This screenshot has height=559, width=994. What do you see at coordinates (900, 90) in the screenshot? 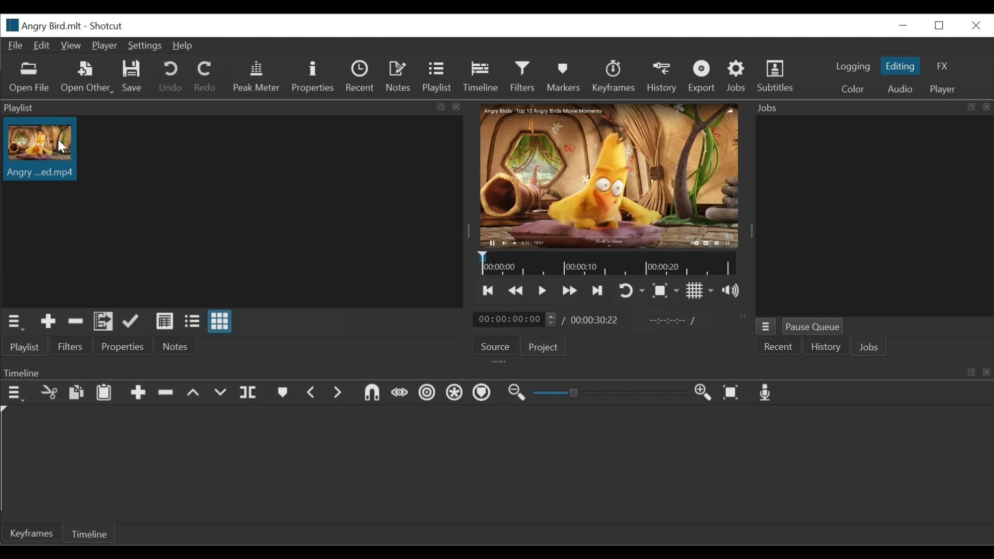
I see `Audio` at bounding box center [900, 90].